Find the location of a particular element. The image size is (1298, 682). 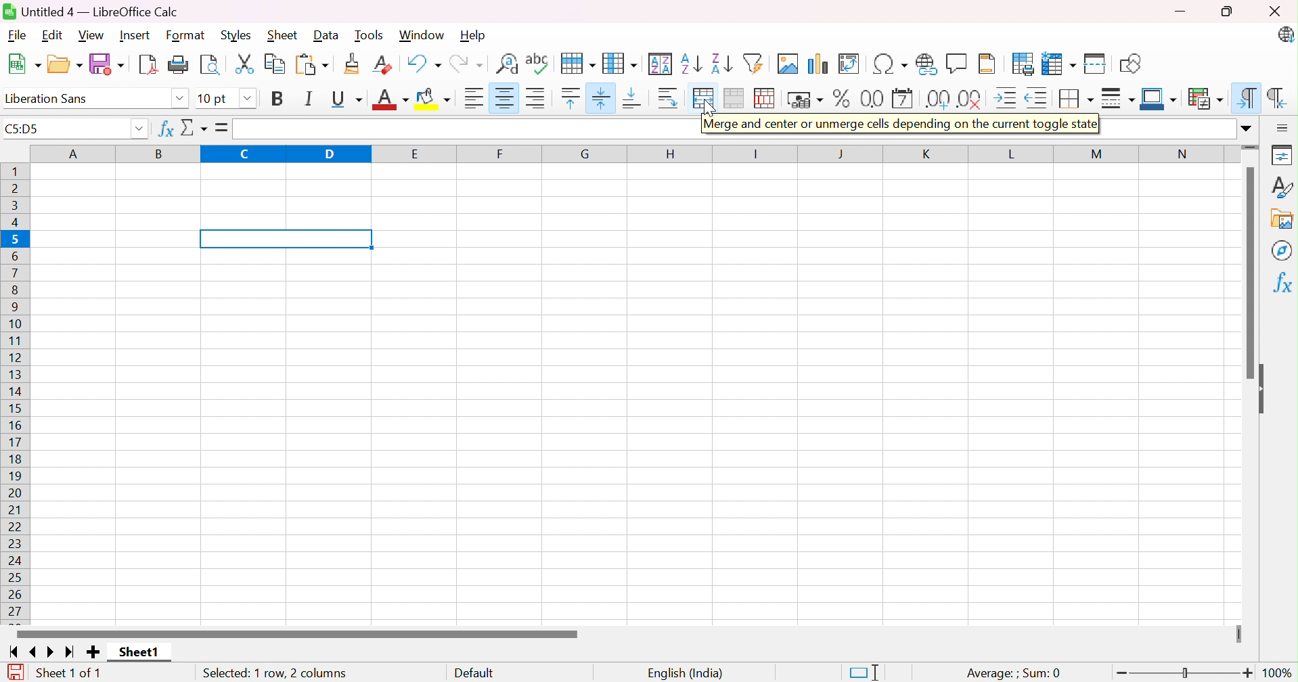

Wrap Text is located at coordinates (669, 98).